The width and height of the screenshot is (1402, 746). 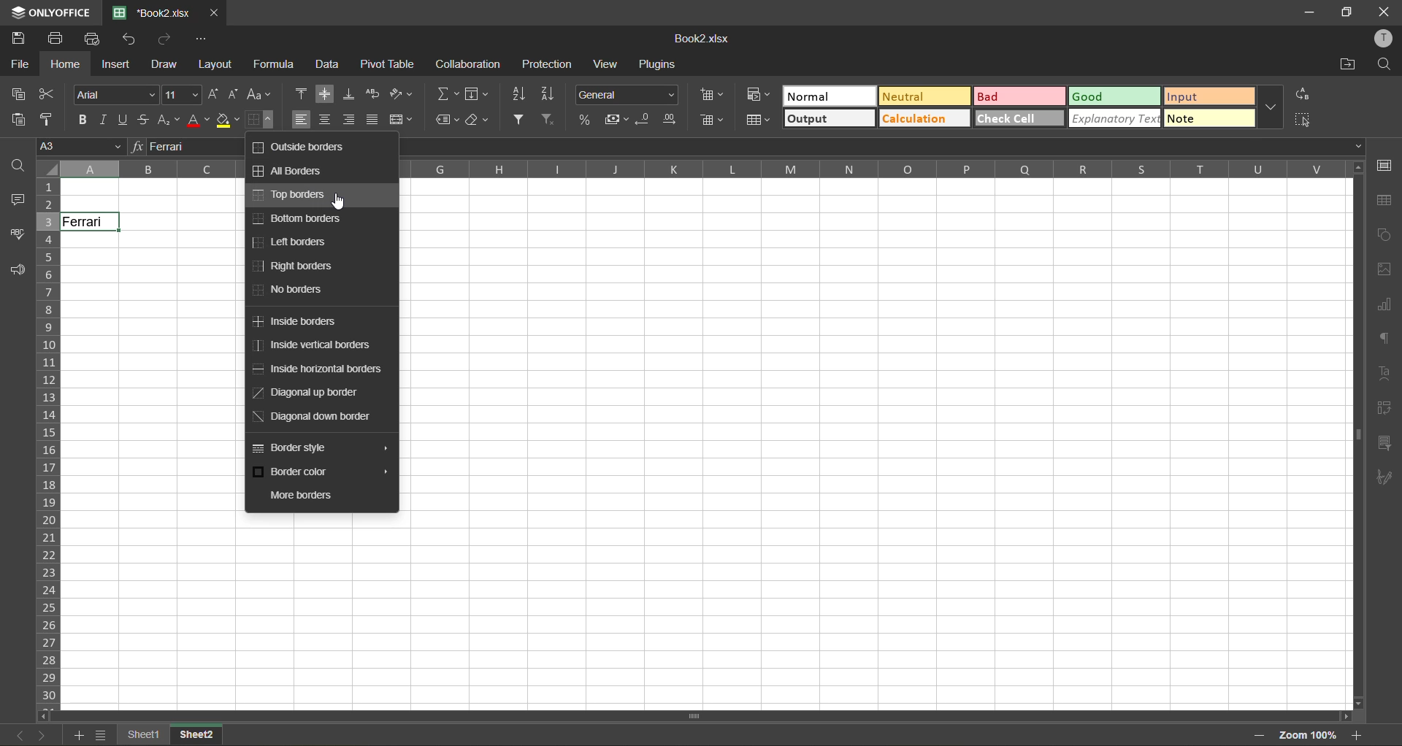 What do you see at coordinates (1385, 269) in the screenshot?
I see `images` at bounding box center [1385, 269].